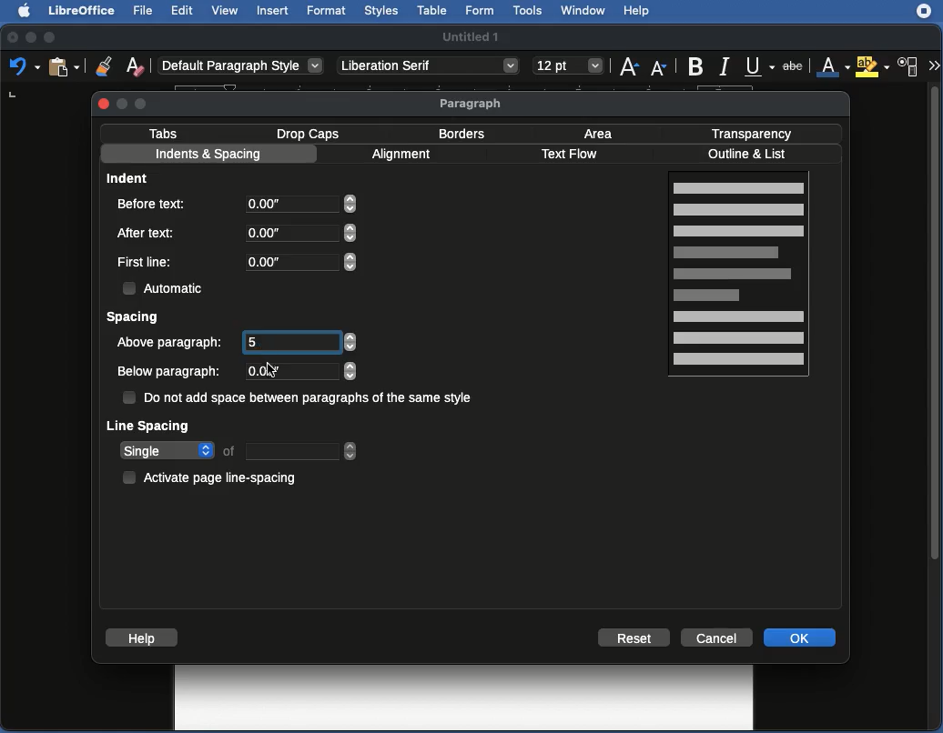 Image resolution: width=943 pixels, height=733 pixels. I want to click on Underline, so click(759, 66).